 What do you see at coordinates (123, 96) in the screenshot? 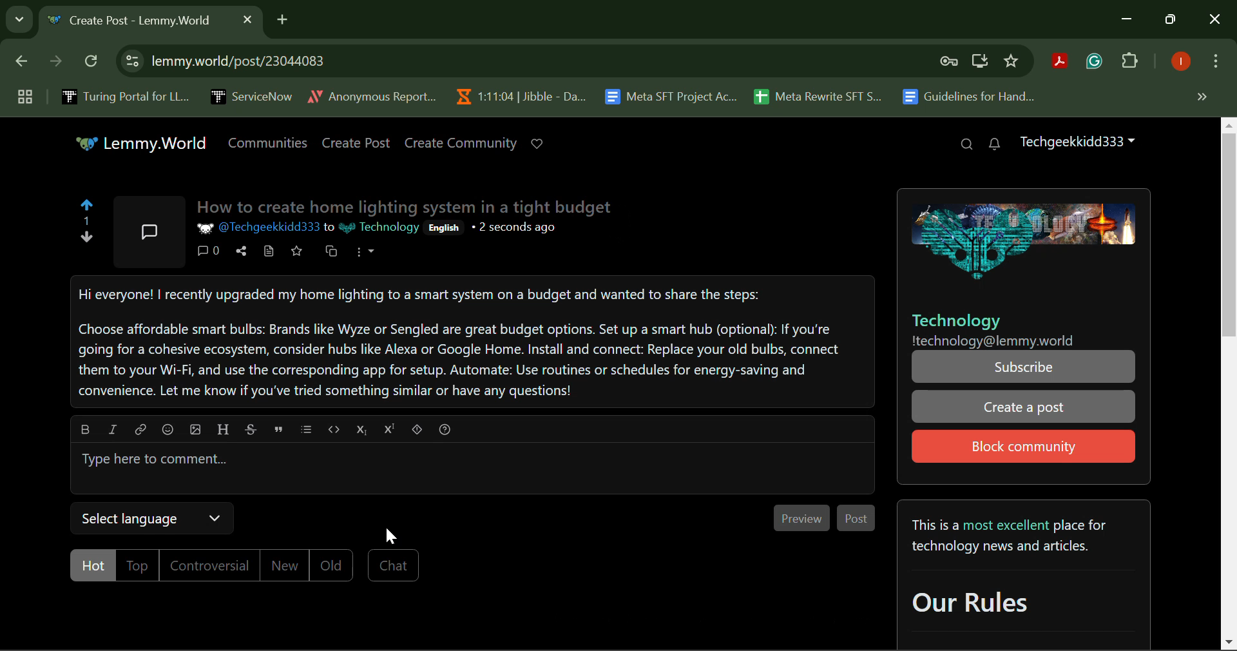
I see `Turing Portal for LLM` at bounding box center [123, 96].